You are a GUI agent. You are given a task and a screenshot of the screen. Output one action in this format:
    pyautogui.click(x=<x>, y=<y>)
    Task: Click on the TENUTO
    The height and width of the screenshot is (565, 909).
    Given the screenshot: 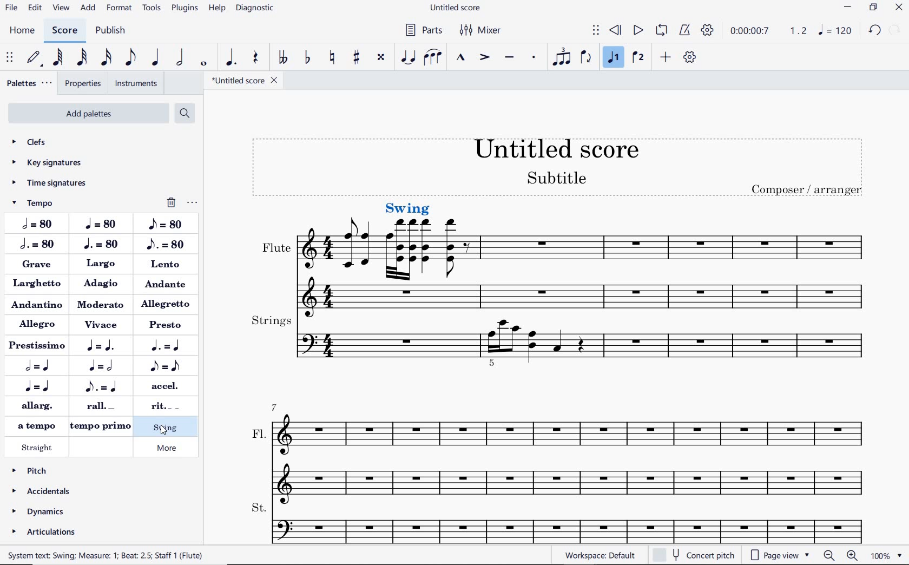 What is the action you would take?
    pyautogui.click(x=511, y=58)
    